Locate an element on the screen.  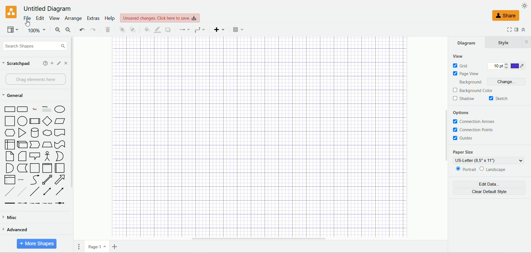
Cylinder is located at coordinates (35, 133).